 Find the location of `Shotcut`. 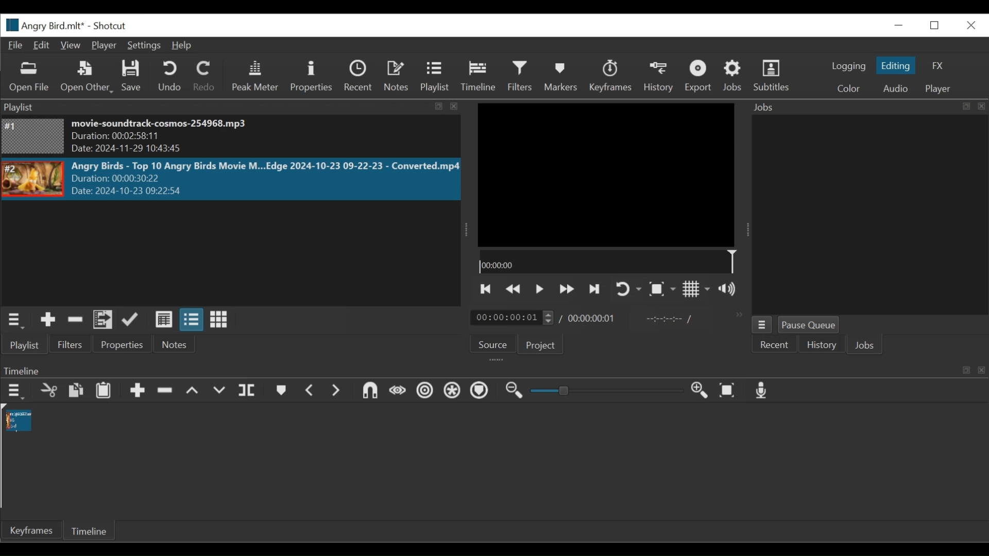

Shotcut is located at coordinates (112, 26).